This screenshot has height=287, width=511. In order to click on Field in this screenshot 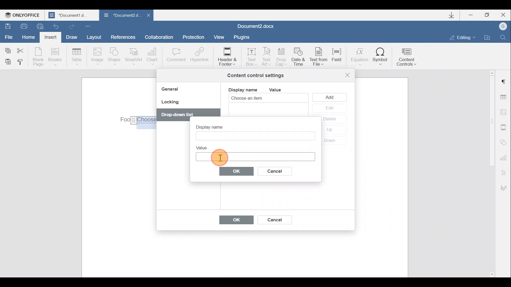, I will do `click(339, 58)`.